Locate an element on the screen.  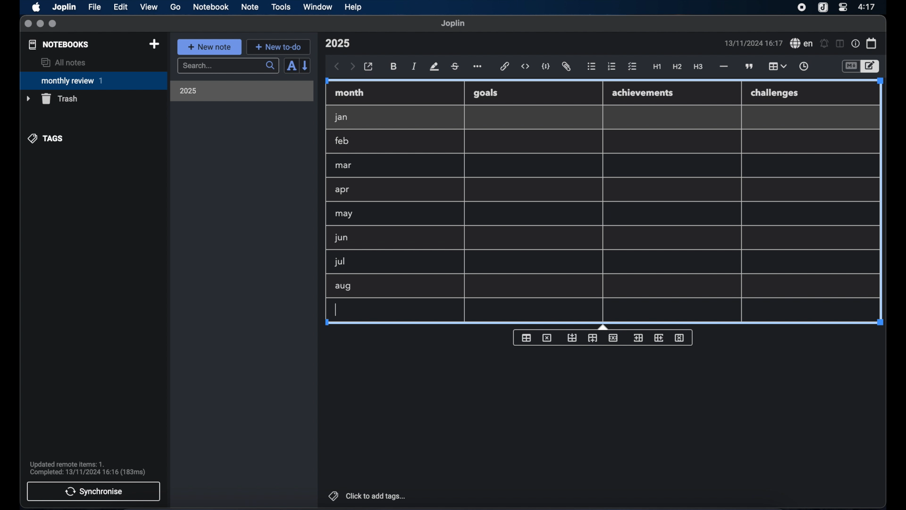
new note is located at coordinates (209, 47).